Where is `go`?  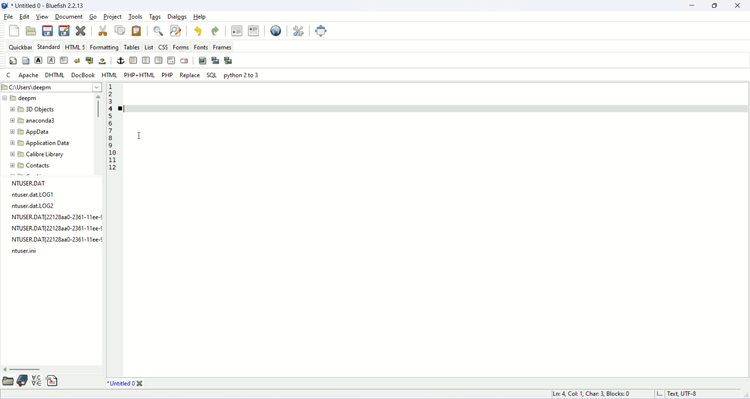
go is located at coordinates (93, 17).